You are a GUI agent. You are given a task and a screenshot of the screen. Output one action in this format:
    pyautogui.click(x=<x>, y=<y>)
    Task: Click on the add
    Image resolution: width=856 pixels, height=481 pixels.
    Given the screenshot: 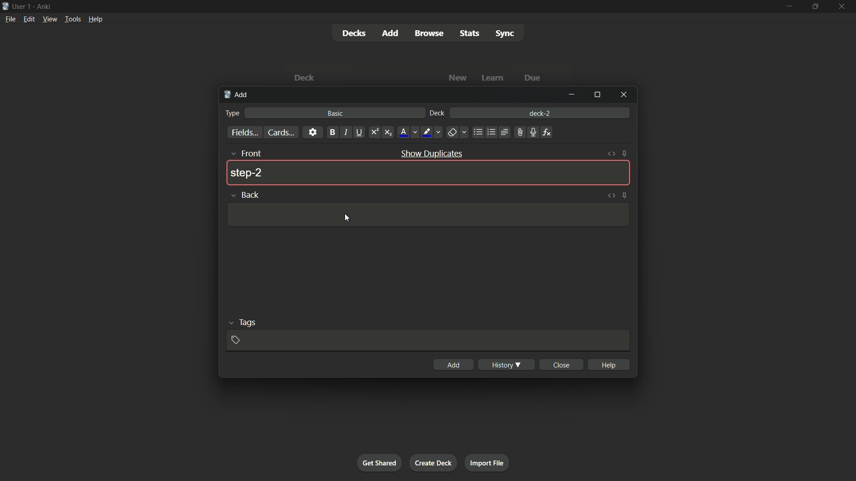 What is the action you would take?
    pyautogui.click(x=237, y=96)
    